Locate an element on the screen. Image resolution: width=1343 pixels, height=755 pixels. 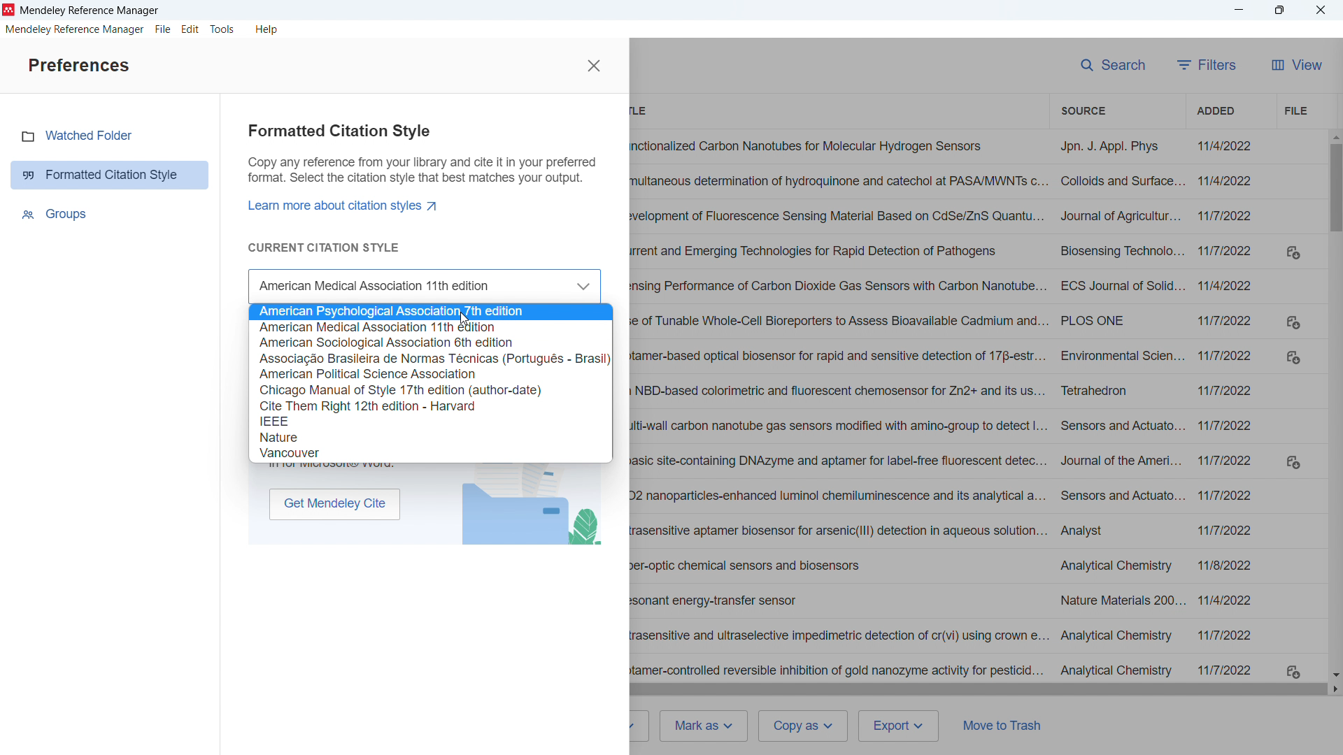
Vertical scroll bar  is located at coordinates (1335, 189).